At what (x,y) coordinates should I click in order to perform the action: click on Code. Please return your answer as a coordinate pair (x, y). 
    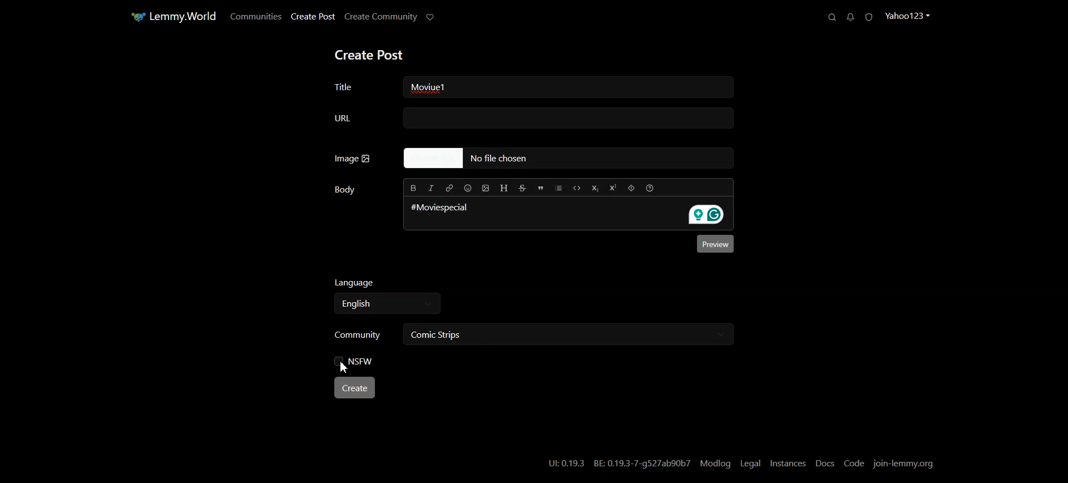
    Looking at the image, I should click on (855, 463).